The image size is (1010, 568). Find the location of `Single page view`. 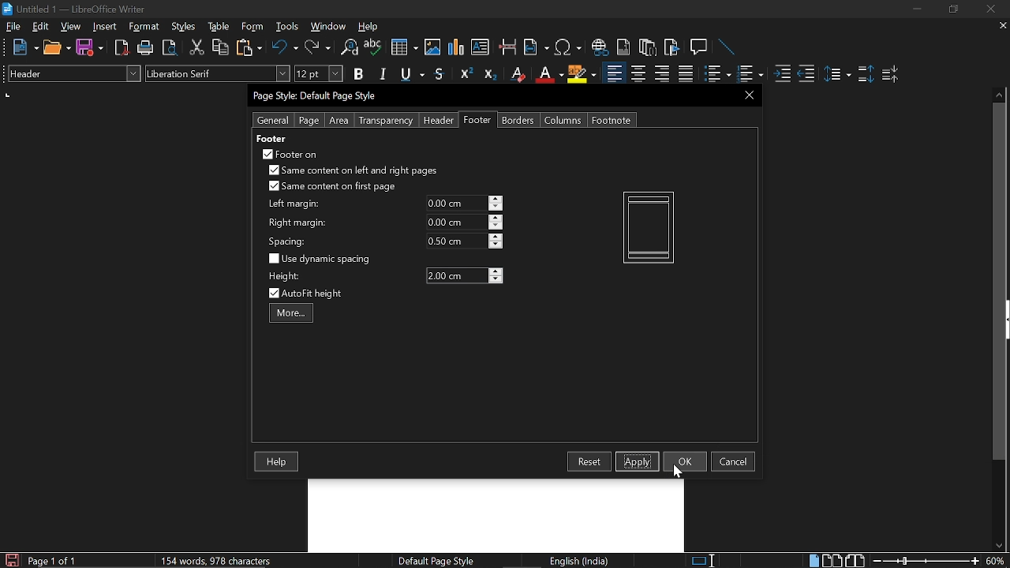

Single page view is located at coordinates (814, 560).